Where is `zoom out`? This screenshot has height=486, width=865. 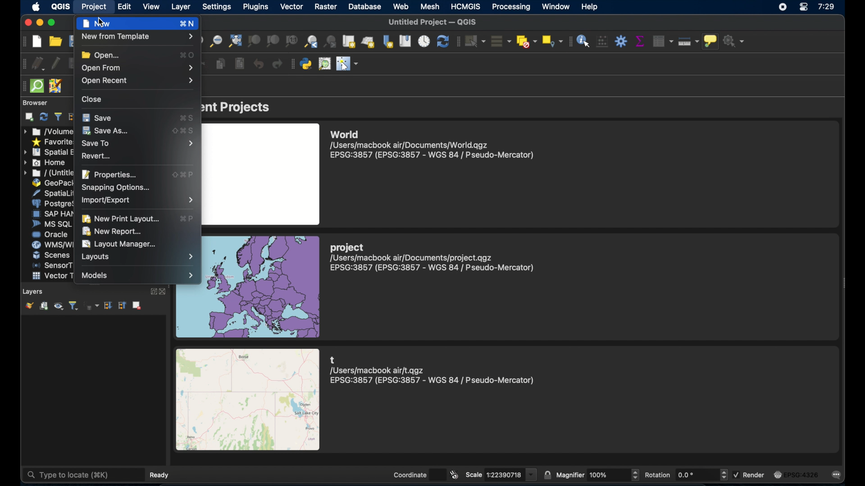
zoom out is located at coordinates (215, 41).